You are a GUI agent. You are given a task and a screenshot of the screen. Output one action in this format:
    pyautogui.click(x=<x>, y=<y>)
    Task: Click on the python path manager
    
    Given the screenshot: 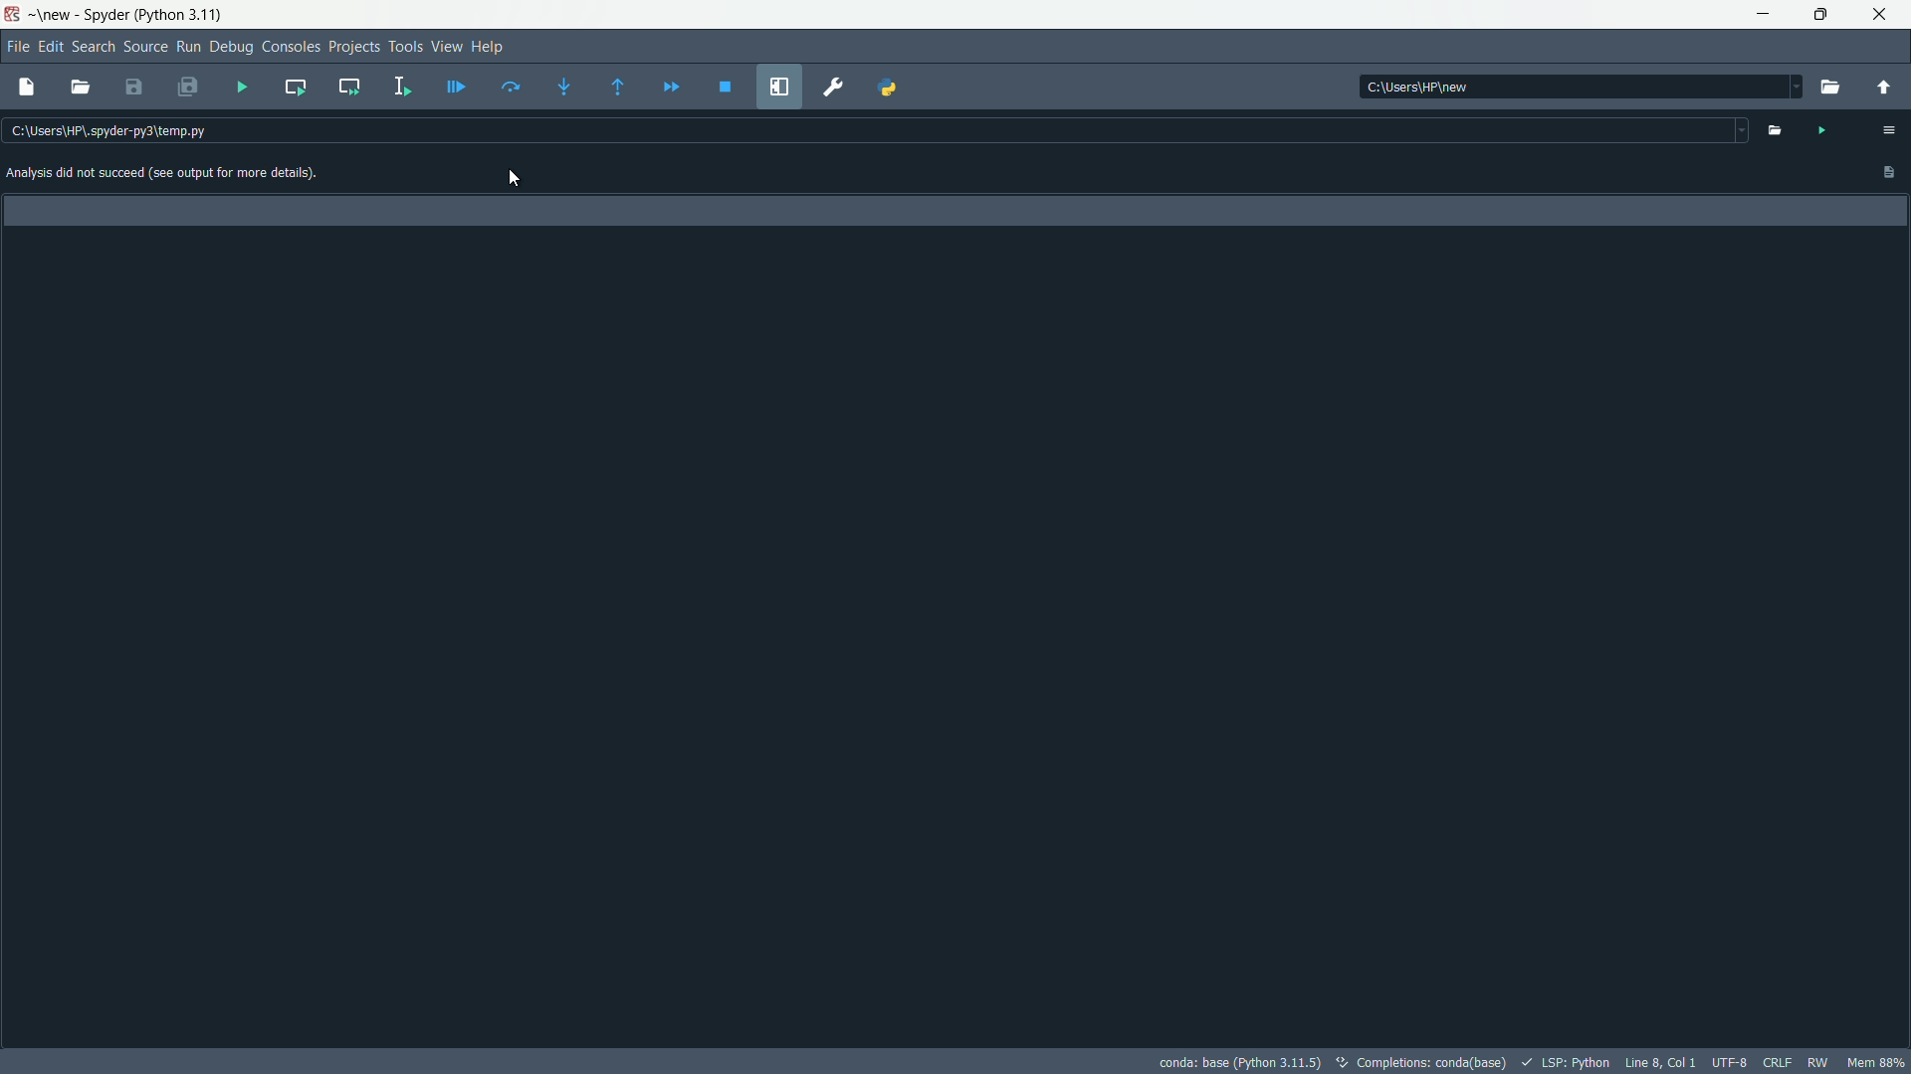 What is the action you would take?
    pyautogui.click(x=888, y=88)
    